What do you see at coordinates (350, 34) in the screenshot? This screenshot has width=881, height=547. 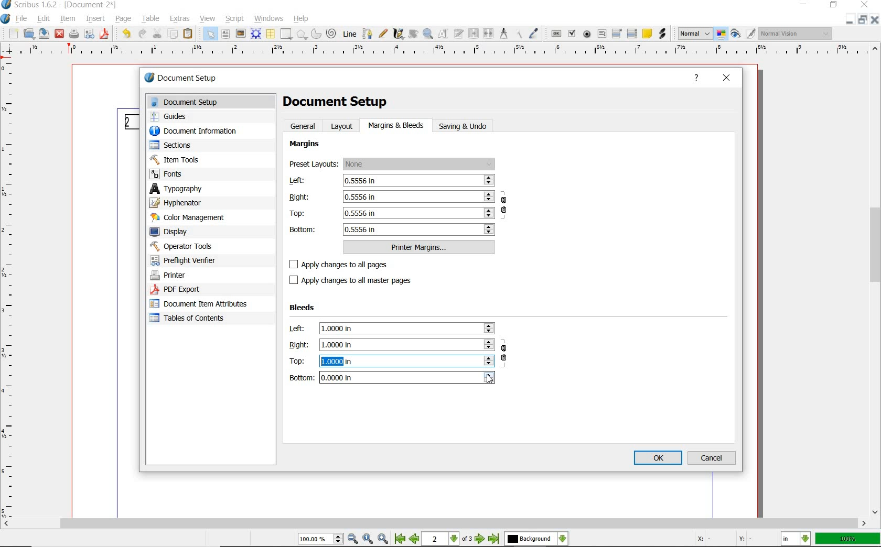 I see `line` at bounding box center [350, 34].